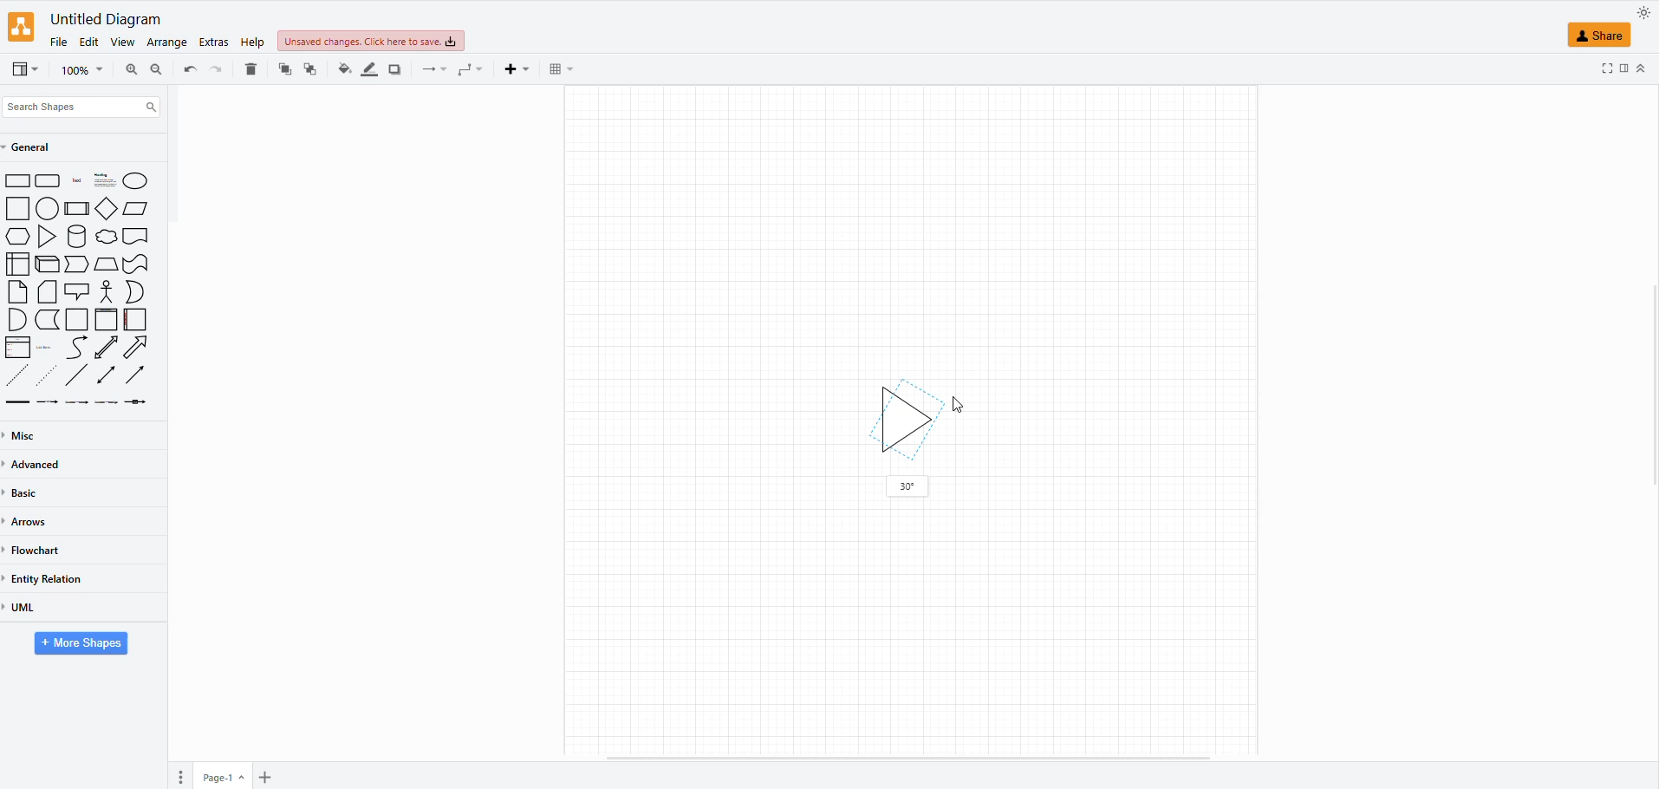 This screenshot has height=789, width=1659. I want to click on Class, so click(18, 348).